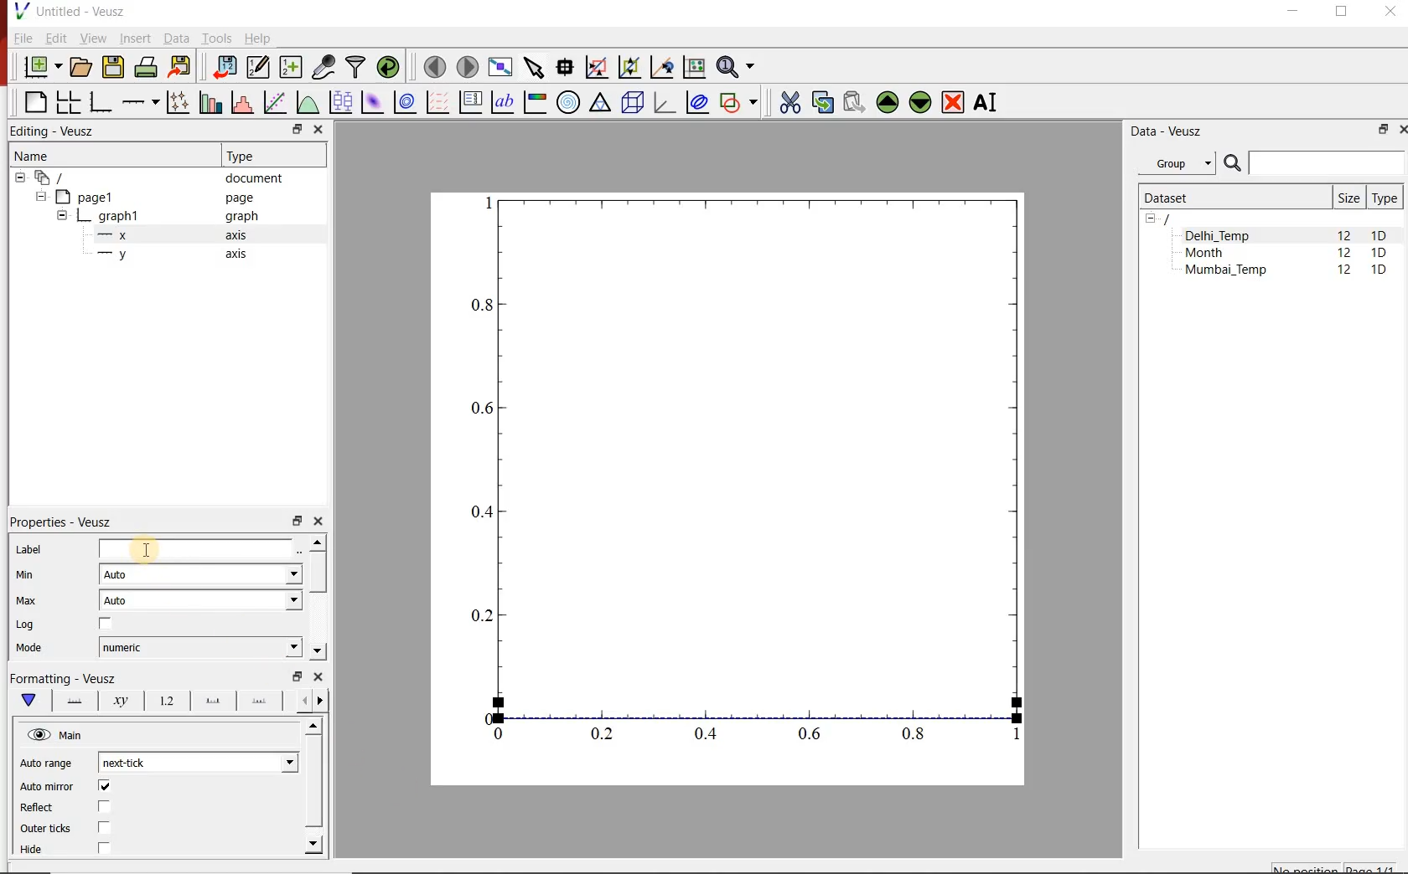 The image size is (1408, 874). Describe the element at coordinates (159, 216) in the screenshot. I see `graph1` at that location.